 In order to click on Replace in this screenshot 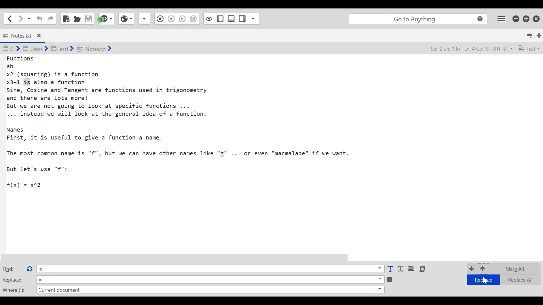, I will do `click(12, 280)`.